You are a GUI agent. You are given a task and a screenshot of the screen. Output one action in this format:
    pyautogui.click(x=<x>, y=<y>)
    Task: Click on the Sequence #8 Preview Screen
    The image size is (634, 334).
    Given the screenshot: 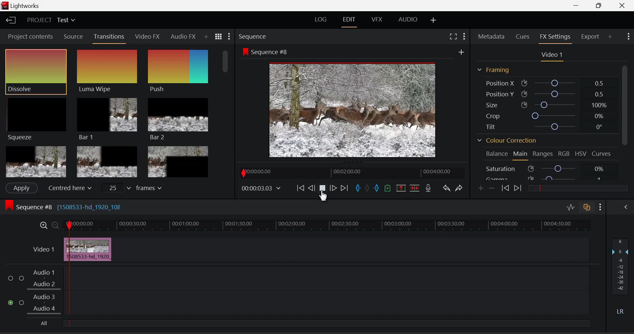 What is the action you would take?
    pyautogui.click(x=353, y=103)
    